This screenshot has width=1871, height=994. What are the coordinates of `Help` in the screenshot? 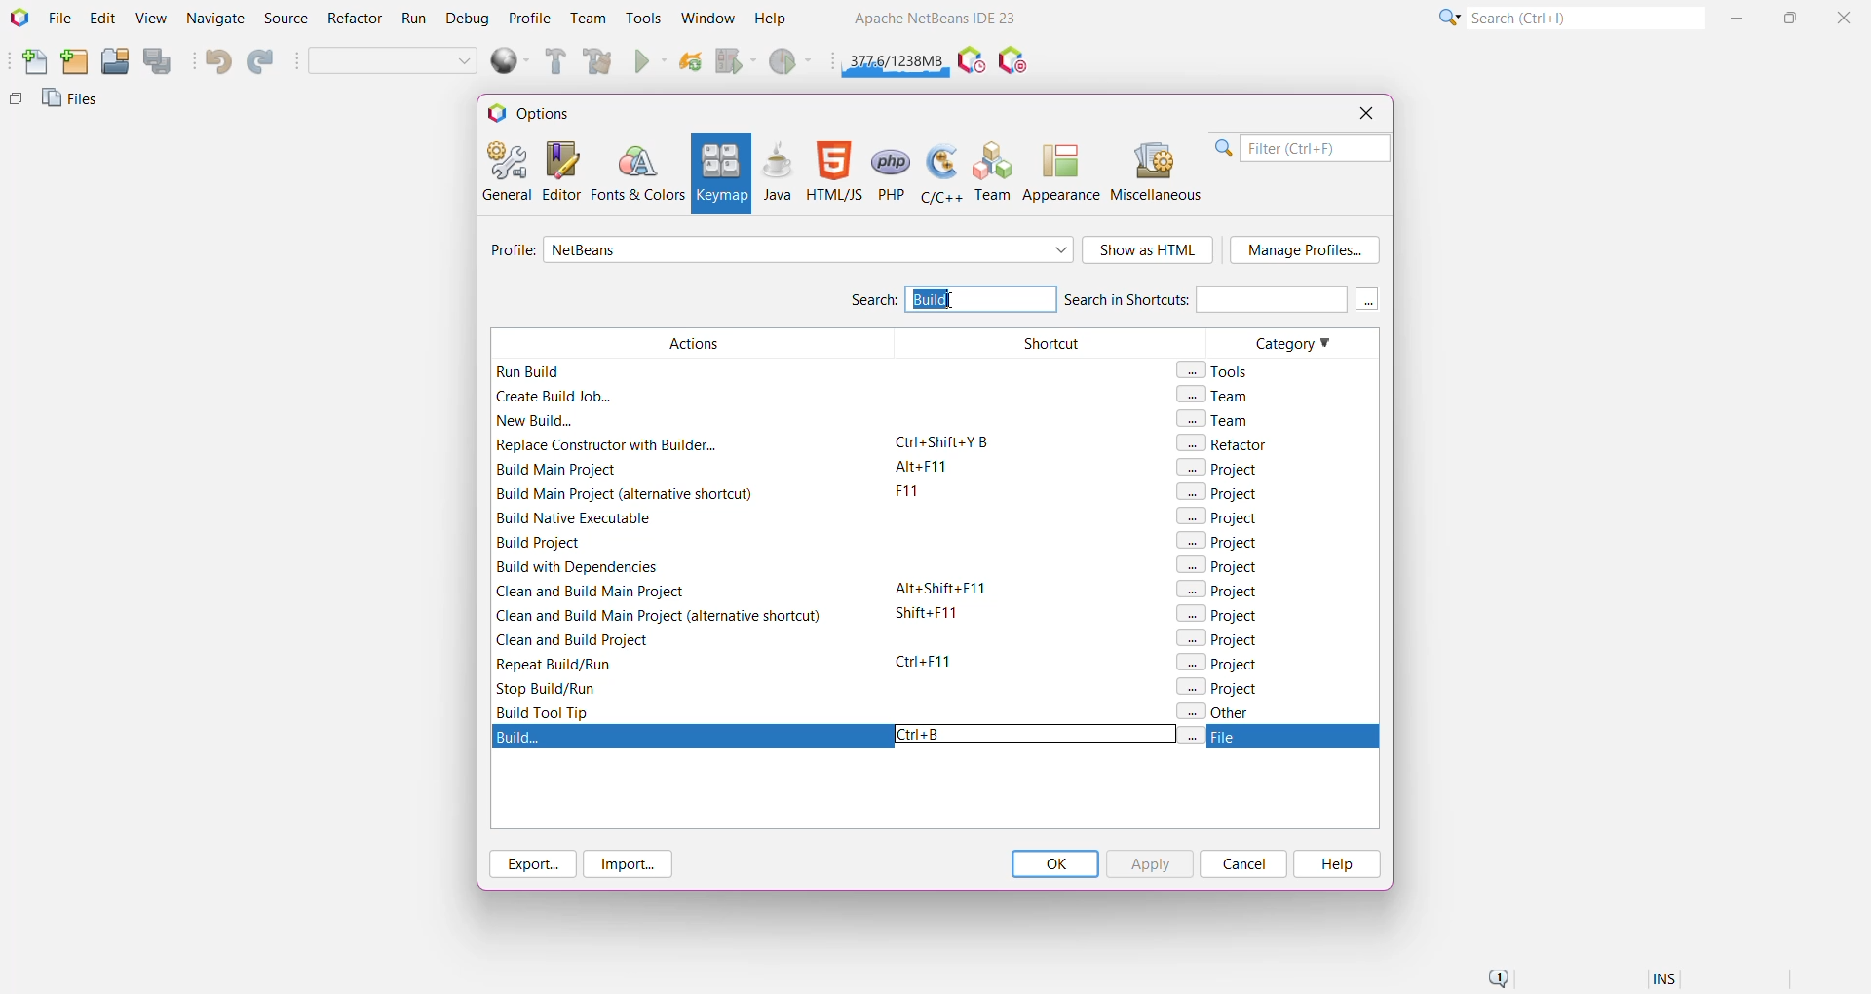 It's located at (1335, 864).